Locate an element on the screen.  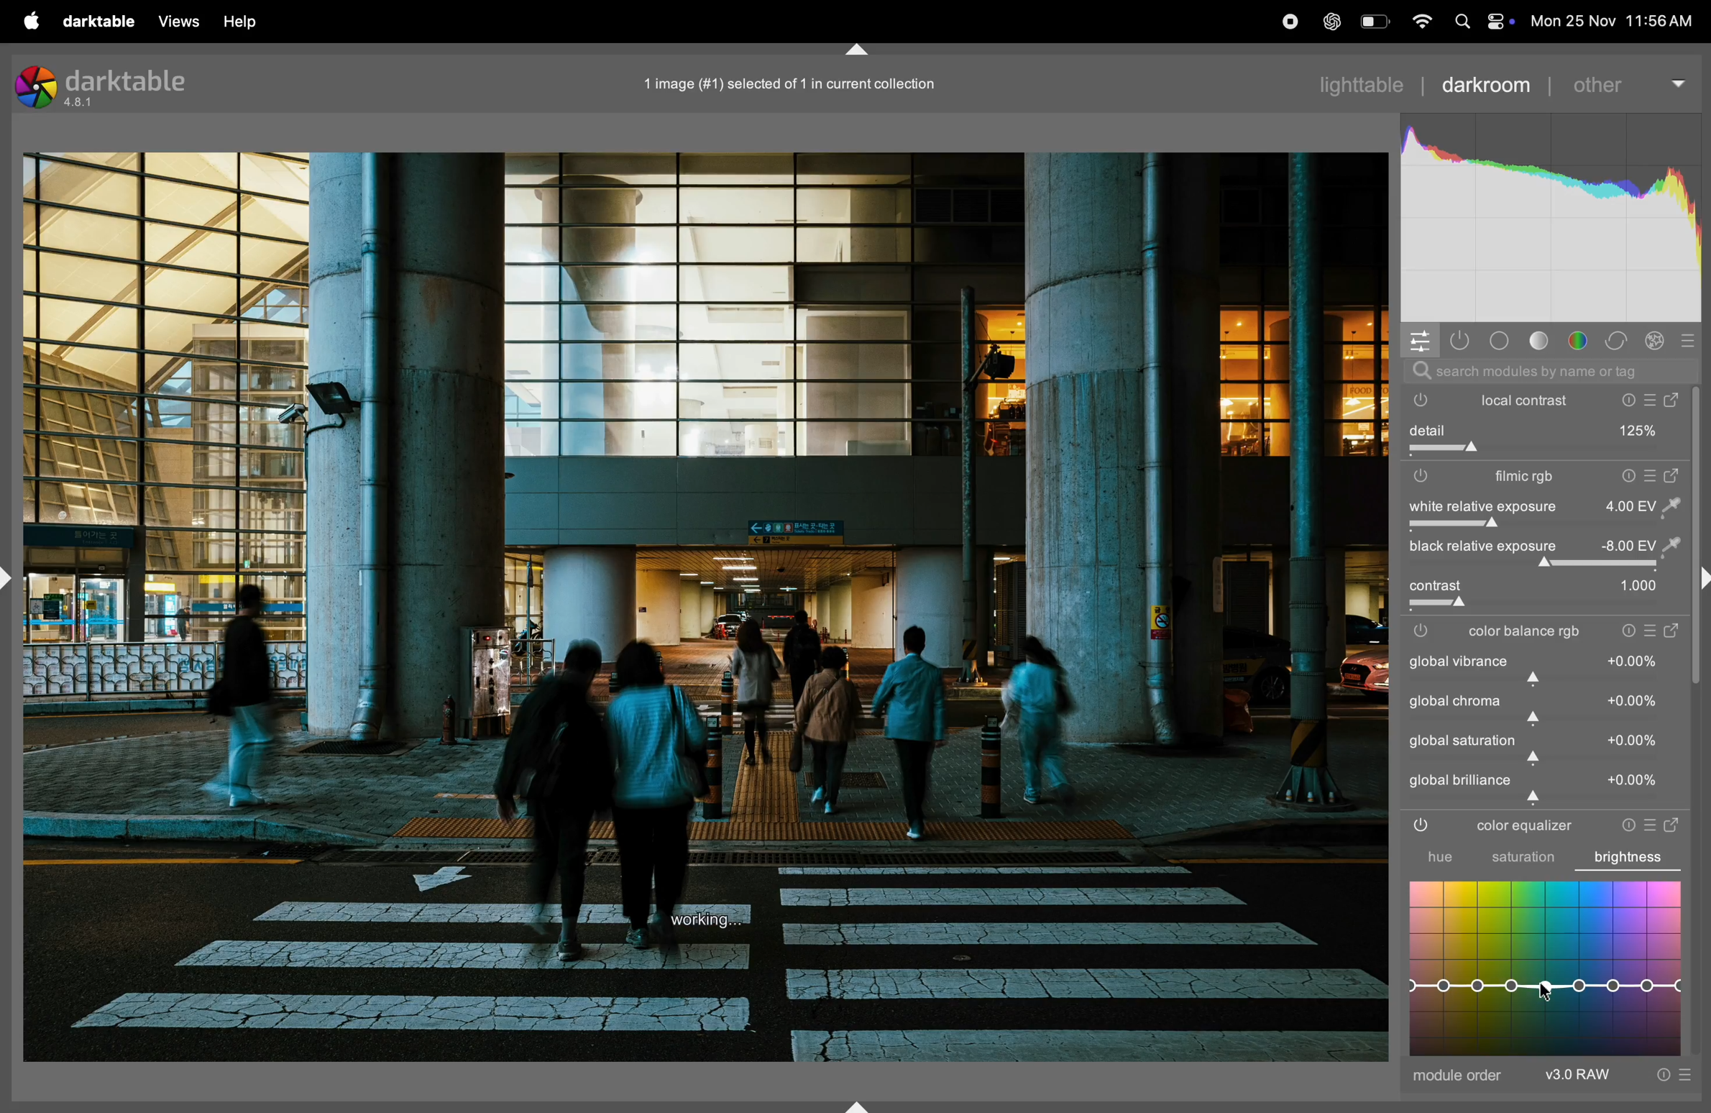
value is located at coordinates (1638, 586).